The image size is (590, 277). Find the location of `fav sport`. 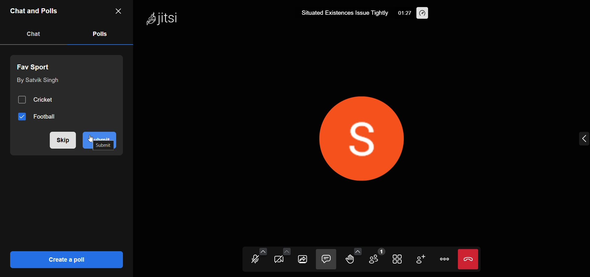

fav sport is located at coordinates (36, 66).